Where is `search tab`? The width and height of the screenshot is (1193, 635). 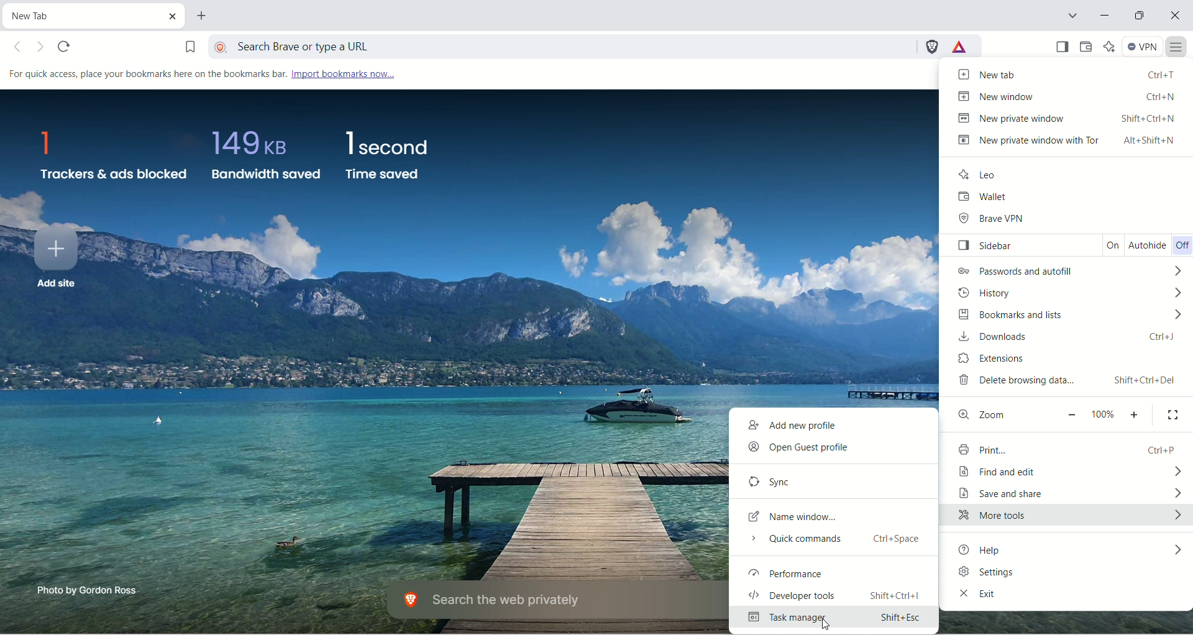 search tab is located at coordinates (1075, 16).